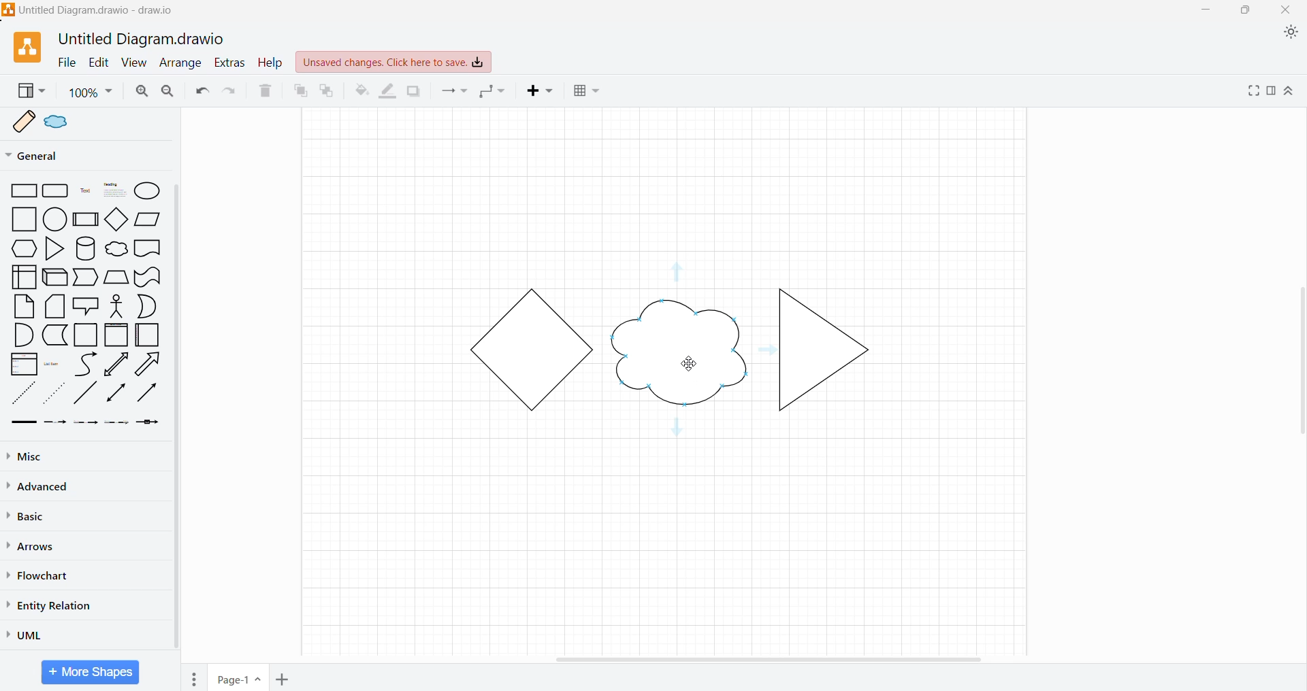 The image size is (1307, 691). Describe the element at coordinates (191, 677) in the screenshot. I see `Pages` at that location.